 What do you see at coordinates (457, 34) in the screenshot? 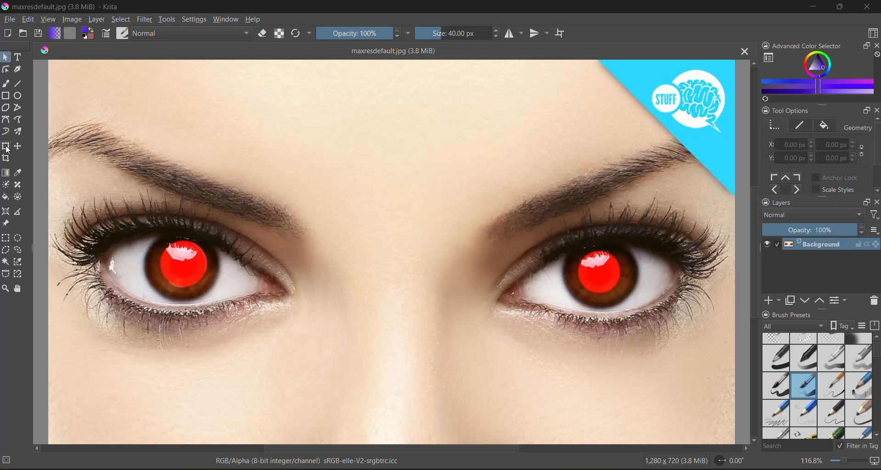
I see `size` at bounding box center [457, 34].